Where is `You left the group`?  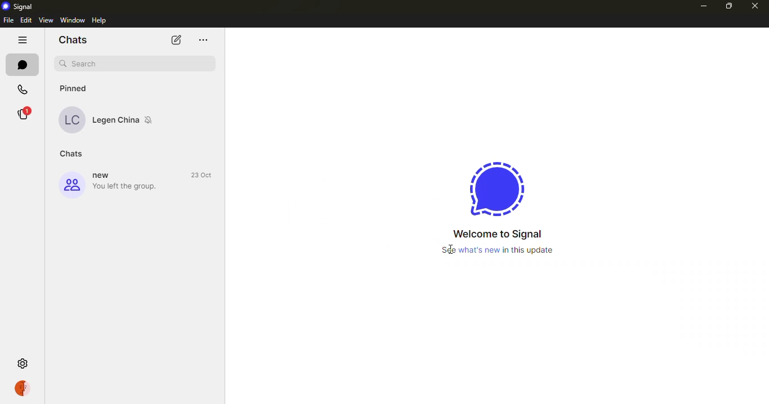 You left the group is located at coordinates (128, 187).